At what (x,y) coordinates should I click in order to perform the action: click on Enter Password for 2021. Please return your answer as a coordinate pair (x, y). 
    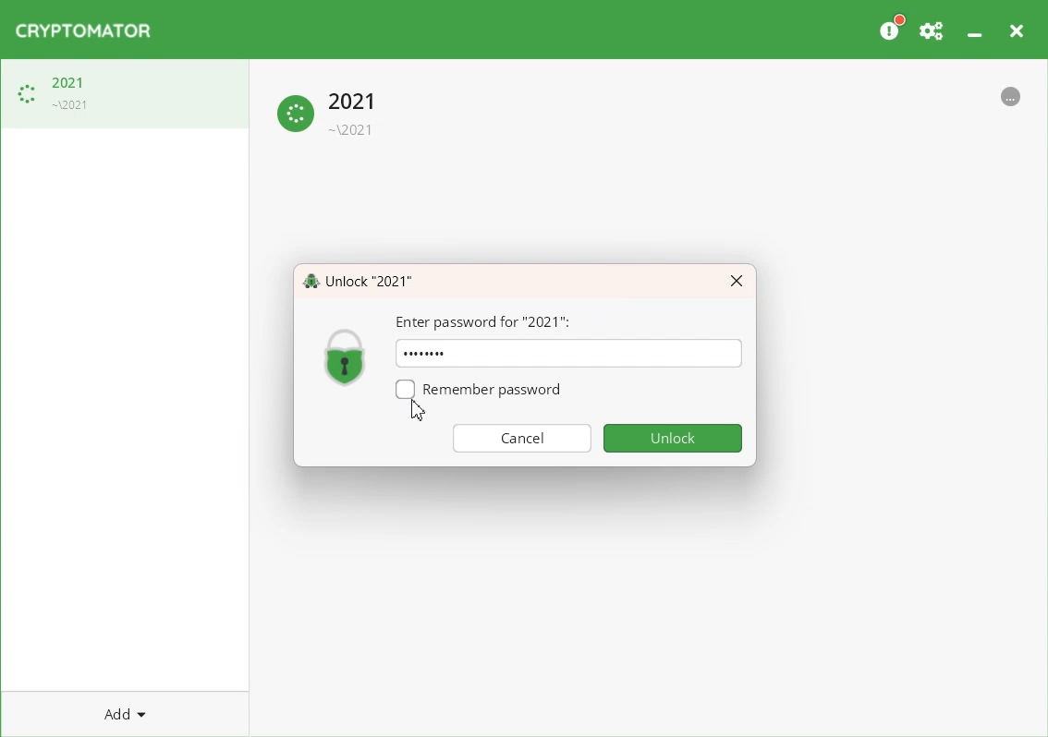
    Looking at the image, I should click on (484, 322).